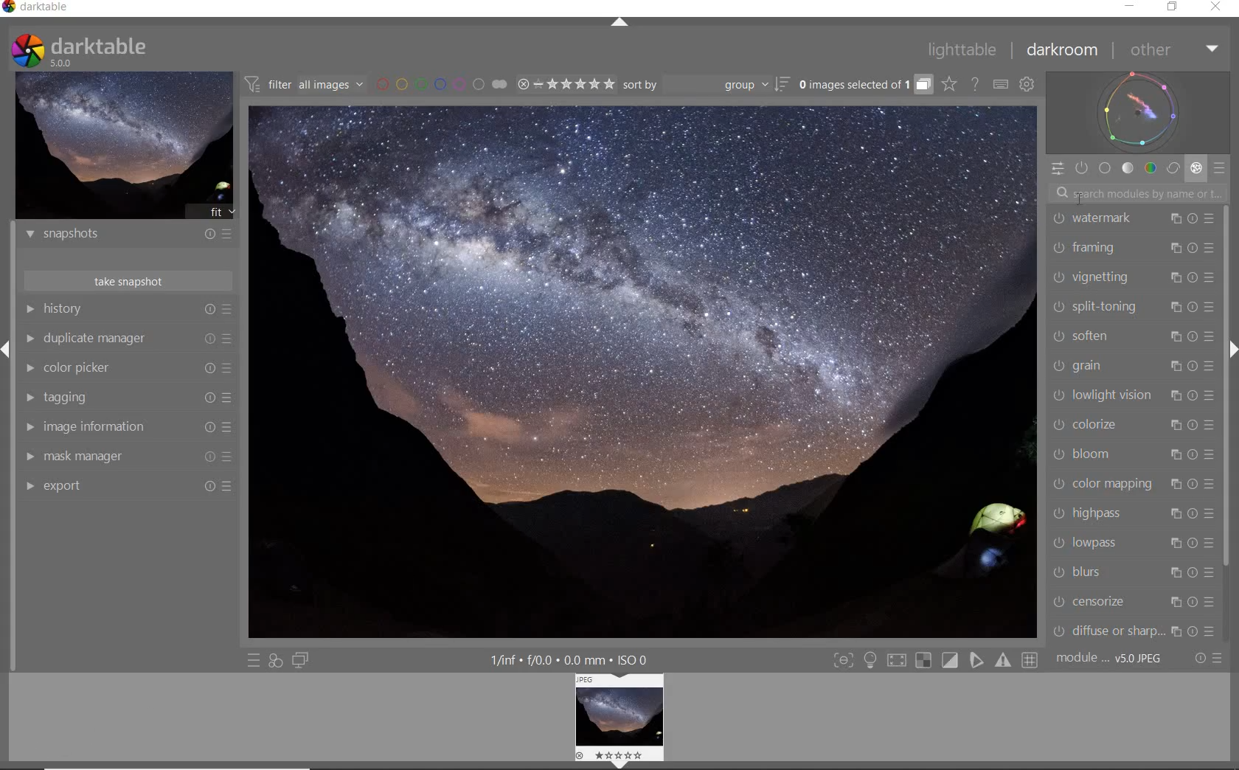 The width and height of the screenshot is (1239, 770). What do you see at coordinates (106, 426) in the screenshot?
I see `image information` at bounding box center [106, 426].